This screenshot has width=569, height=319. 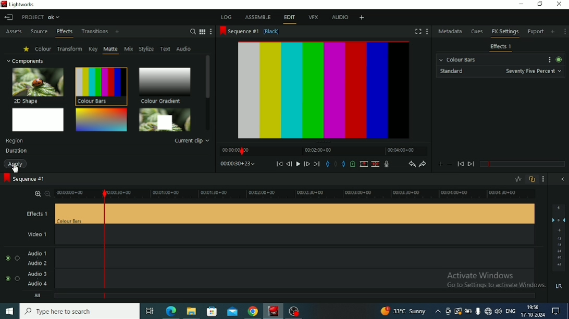 I want to click on Video 1, so click(x=327, y=235).